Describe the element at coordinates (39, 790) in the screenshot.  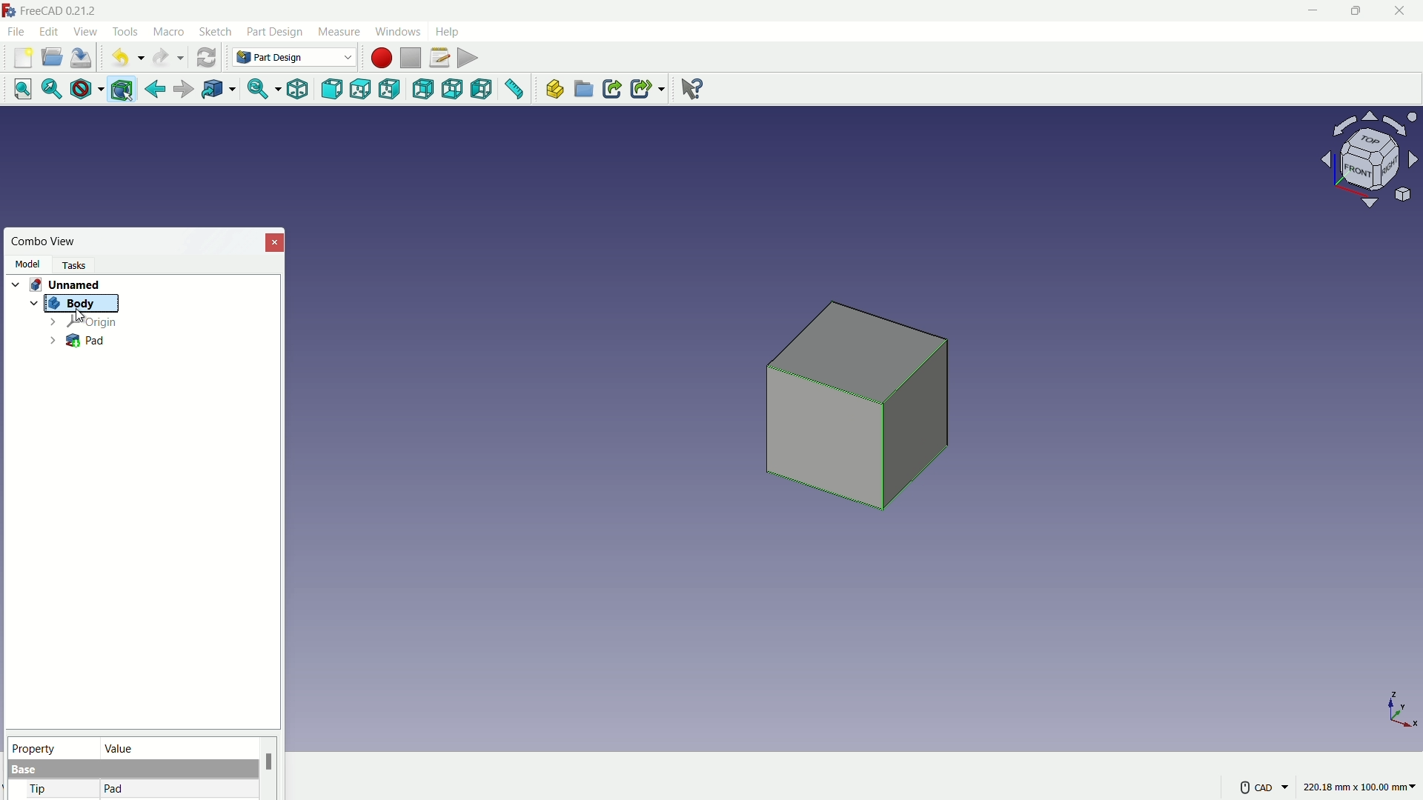
I see `tip` at that location.